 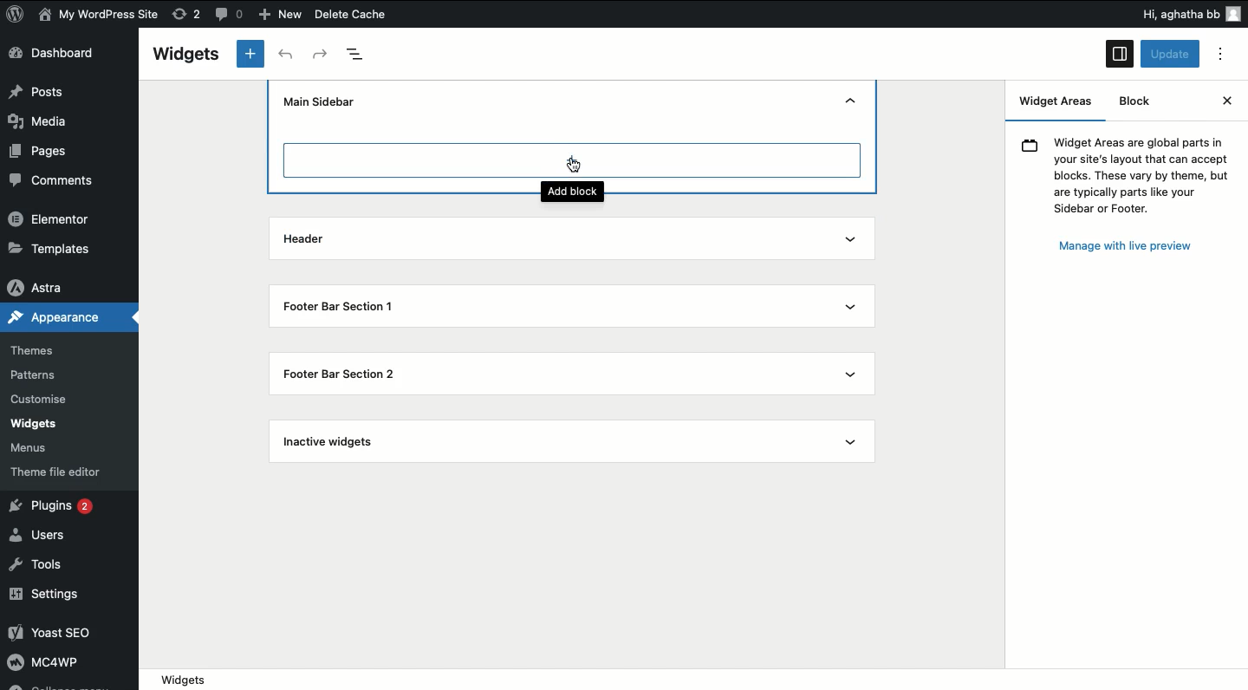 What do you see at coordinates (52, 245) in the screenshot?
I see `»Templates` at bounding box center [52, 245].